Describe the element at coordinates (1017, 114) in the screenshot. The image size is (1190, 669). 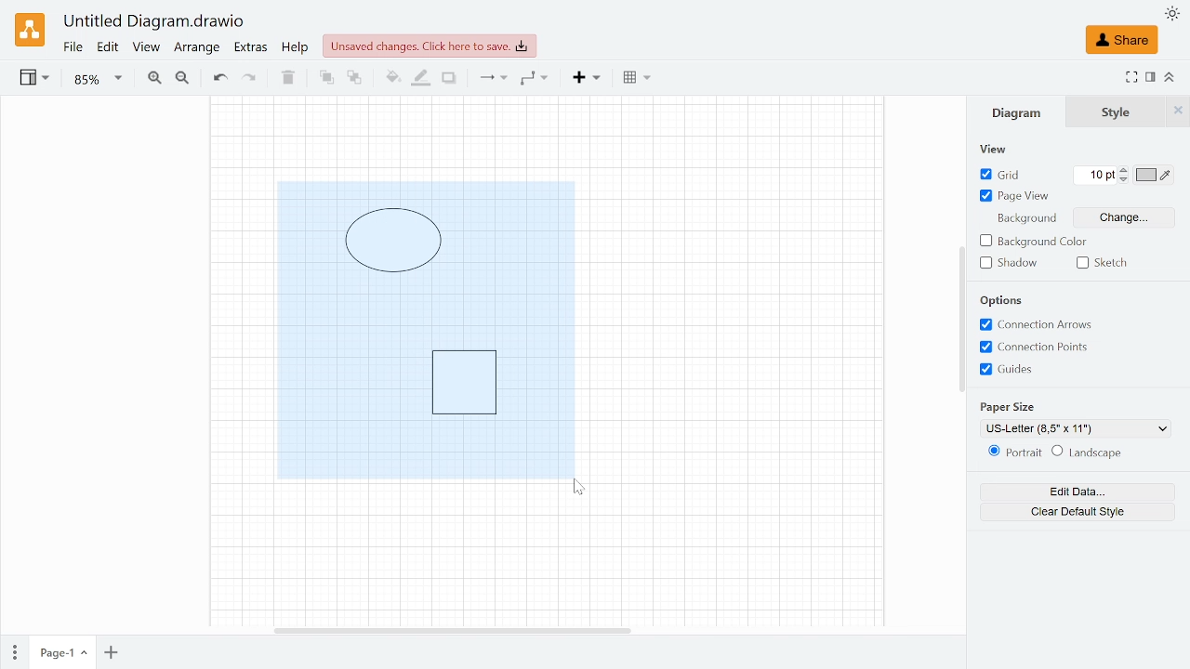
I see `` at that location.